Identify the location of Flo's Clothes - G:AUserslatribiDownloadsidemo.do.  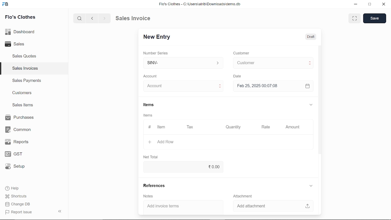
(199, 4).